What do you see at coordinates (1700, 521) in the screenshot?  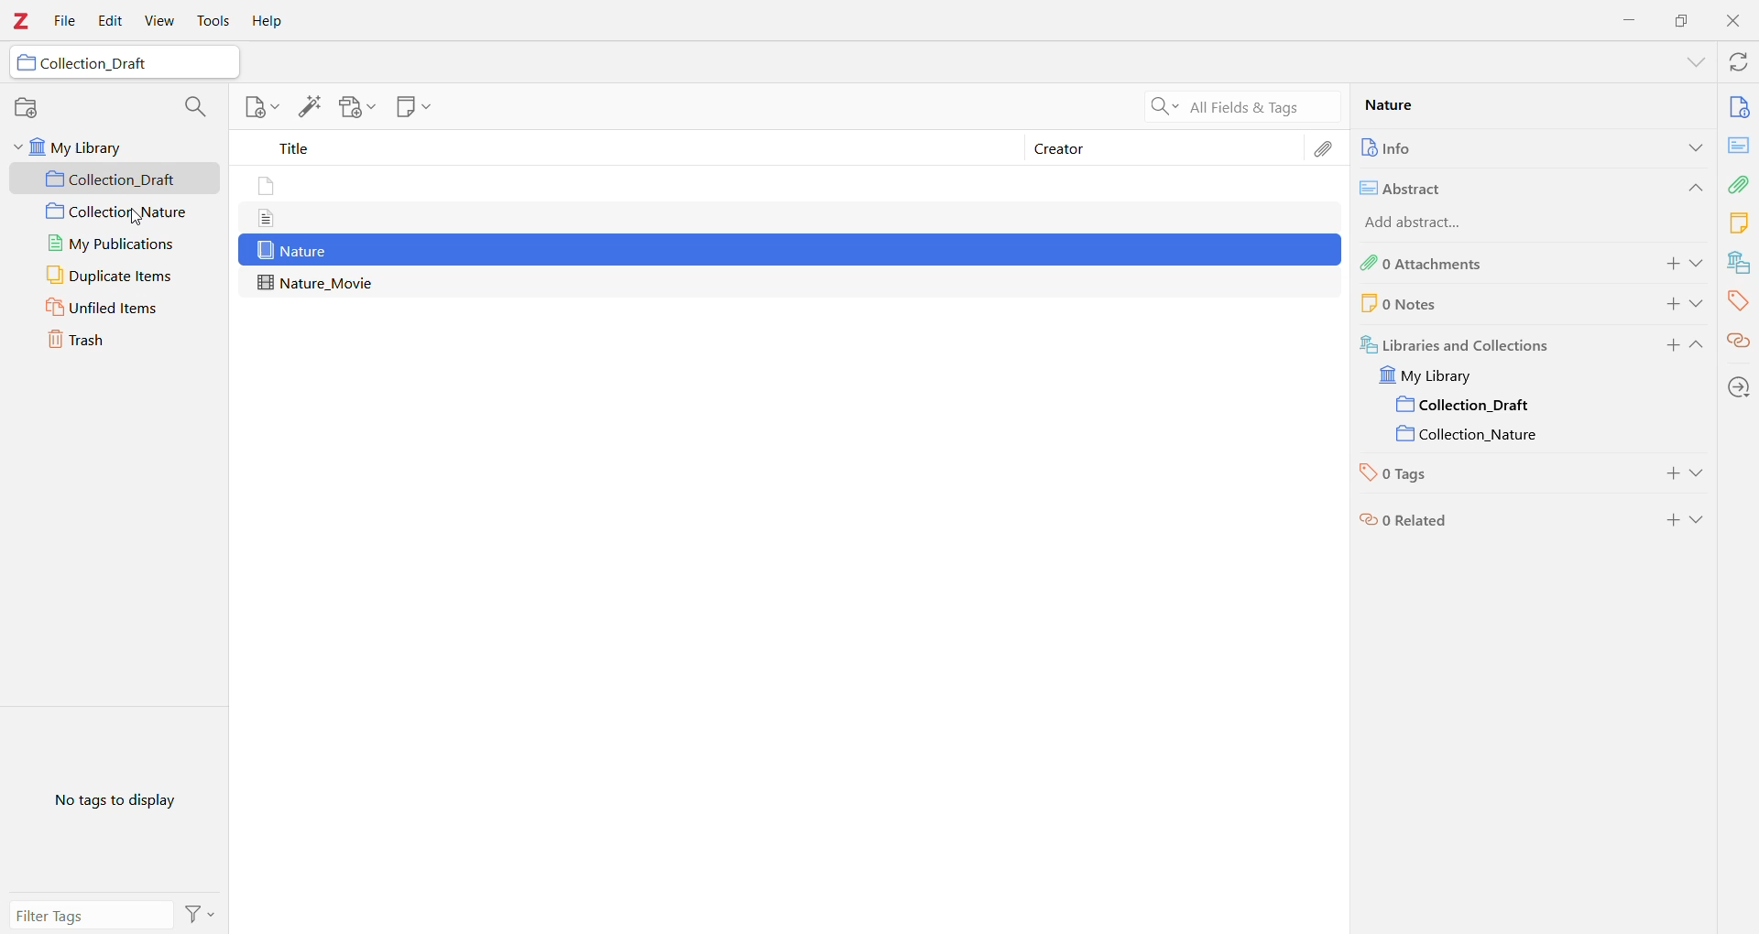 I see `Expand Section` at bounding box center [1700, 521].